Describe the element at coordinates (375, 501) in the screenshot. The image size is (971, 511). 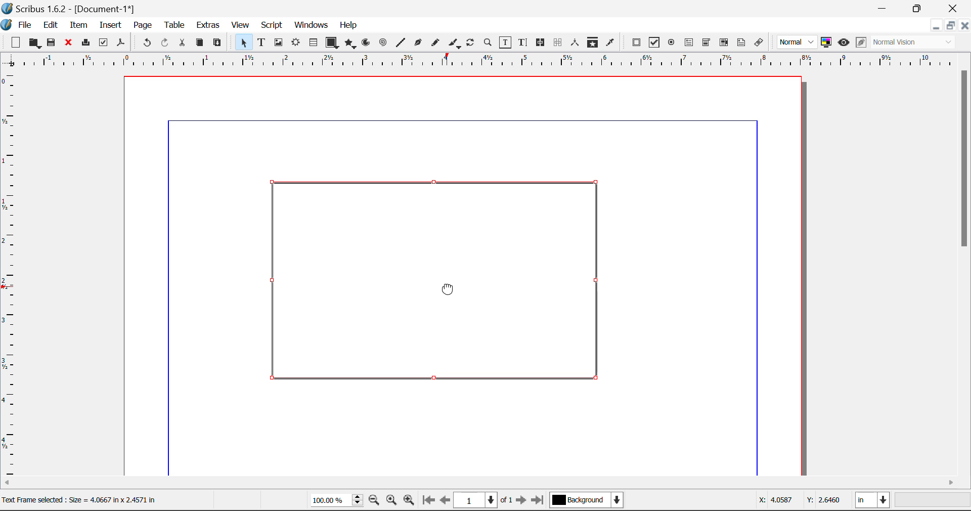
I see `Zoom Out` at that location.